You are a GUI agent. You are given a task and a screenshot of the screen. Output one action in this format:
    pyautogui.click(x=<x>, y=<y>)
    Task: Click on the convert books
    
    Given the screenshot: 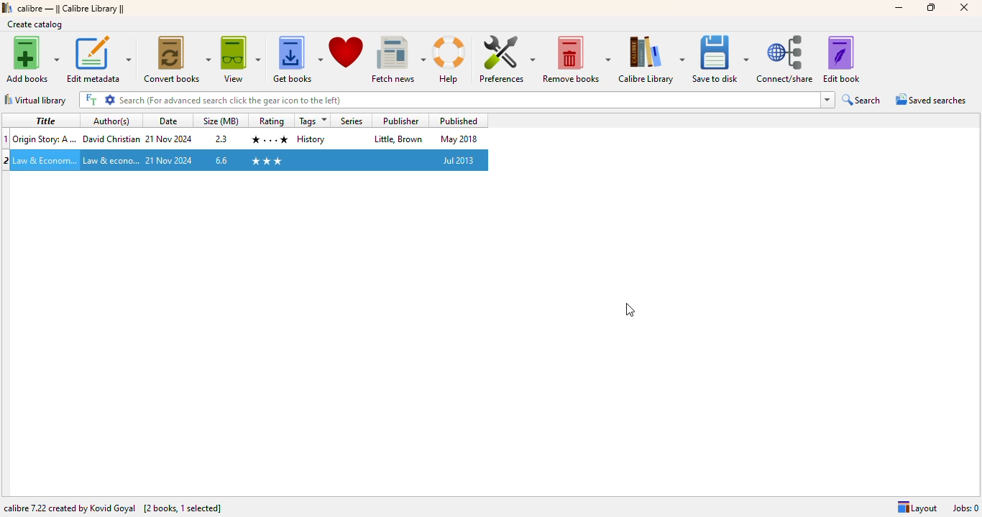 What is the action you would take?
    pyautogui.click(x=177, y=59)
    